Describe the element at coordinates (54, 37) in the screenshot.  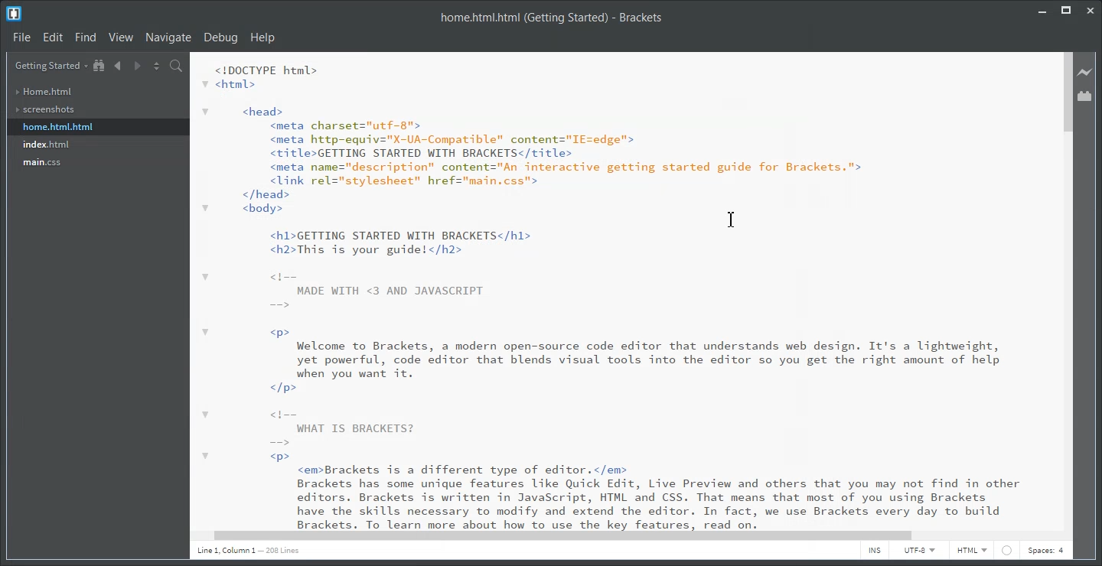
I see `Edit` at that location.